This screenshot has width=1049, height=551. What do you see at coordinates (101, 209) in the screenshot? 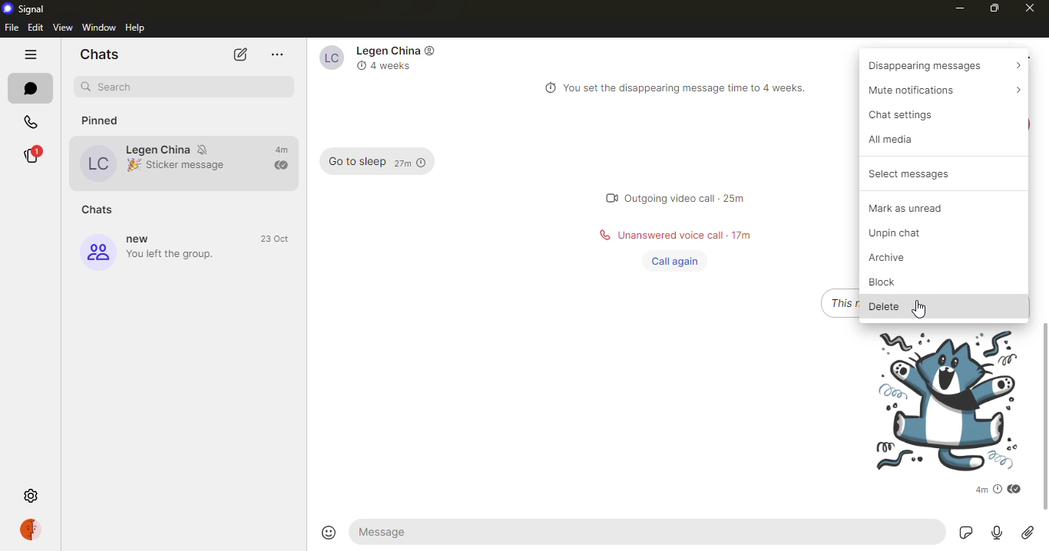
I see `chats` at bounding box center [101, 209].